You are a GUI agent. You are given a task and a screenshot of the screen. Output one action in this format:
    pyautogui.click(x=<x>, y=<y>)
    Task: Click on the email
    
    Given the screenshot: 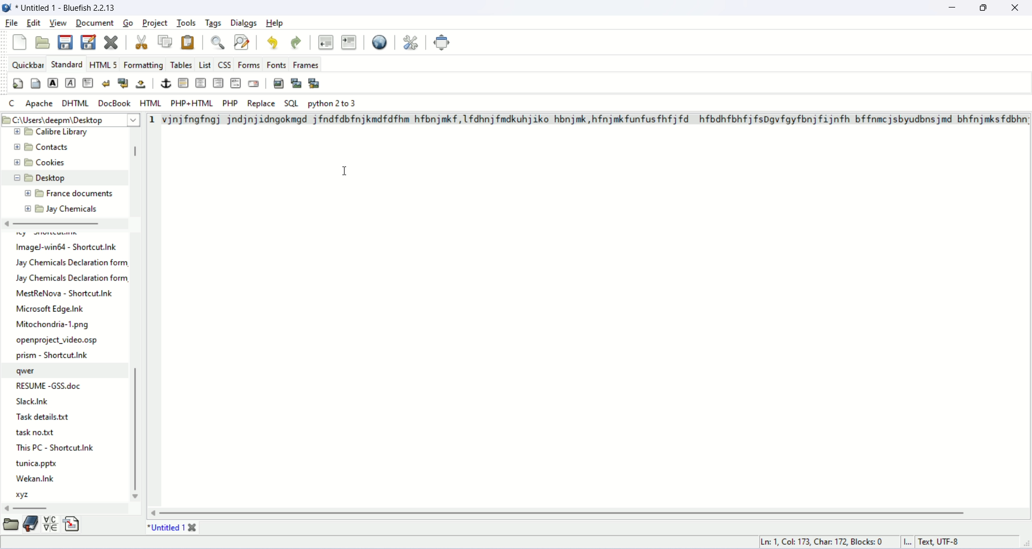 What is the action you would take?
    pyautogui.click(x=253, y=83)
    